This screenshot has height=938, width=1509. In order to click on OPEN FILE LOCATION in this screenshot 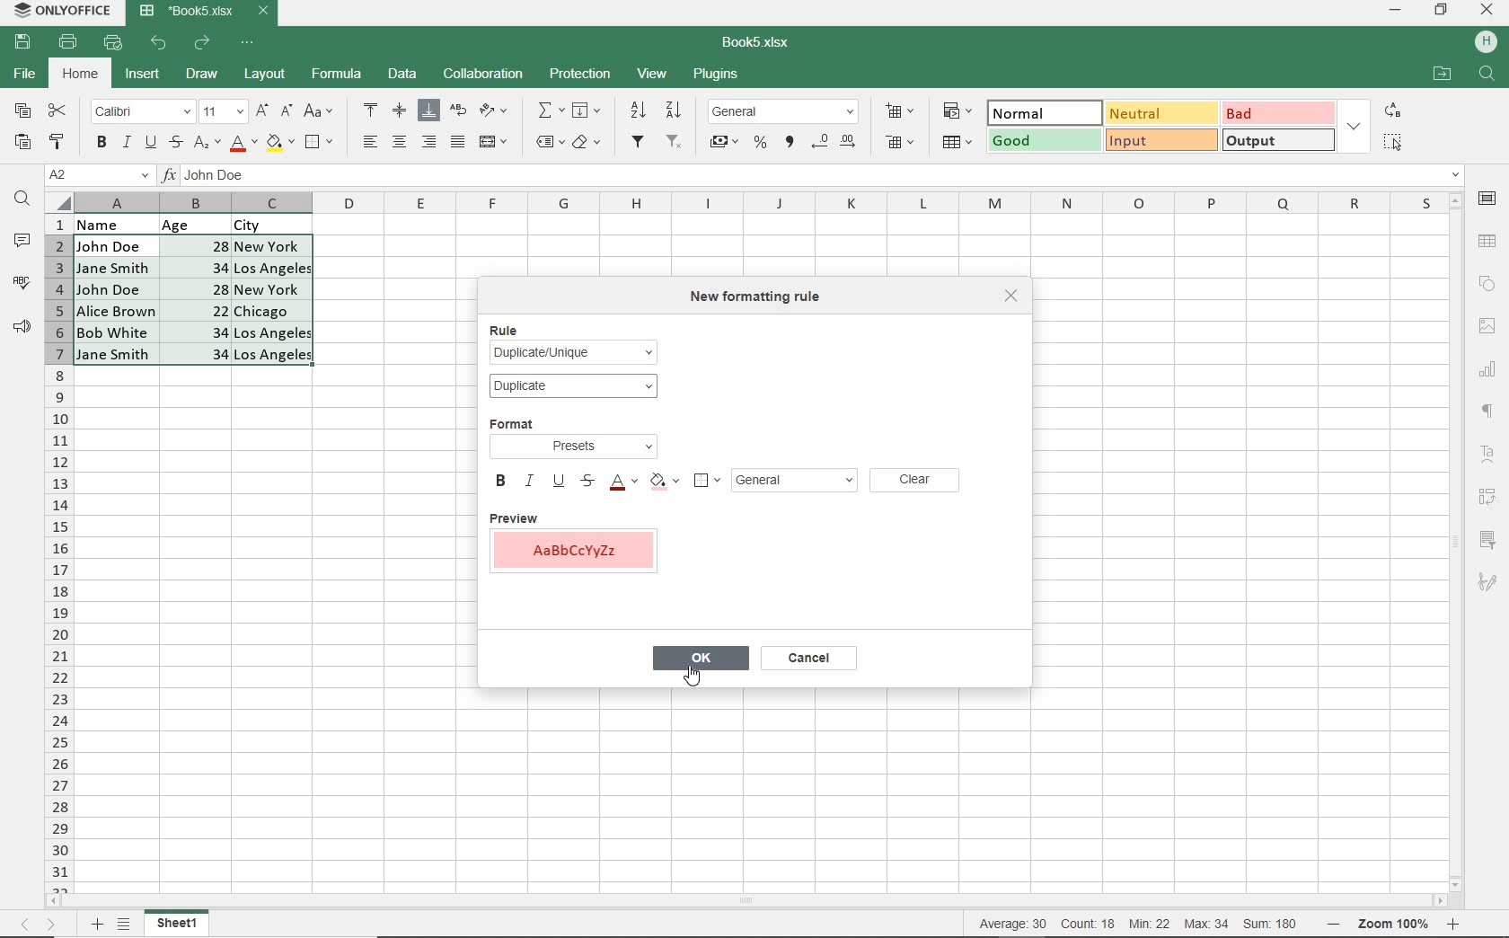, I will do `click(1442, 75)`.